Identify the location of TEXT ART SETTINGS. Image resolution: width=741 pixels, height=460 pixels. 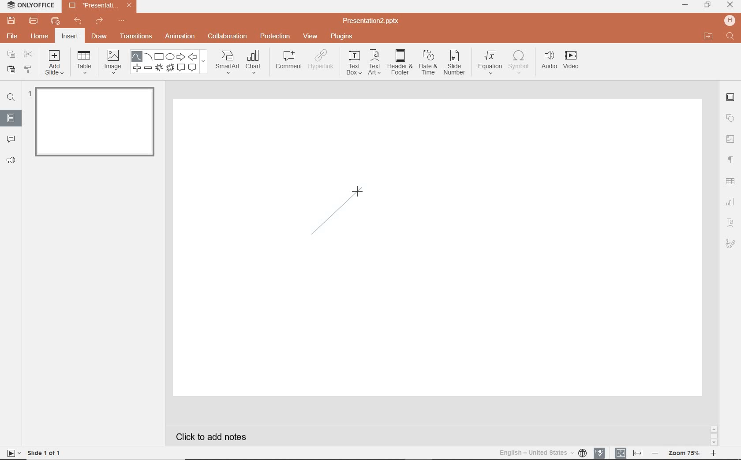
(731, 223).